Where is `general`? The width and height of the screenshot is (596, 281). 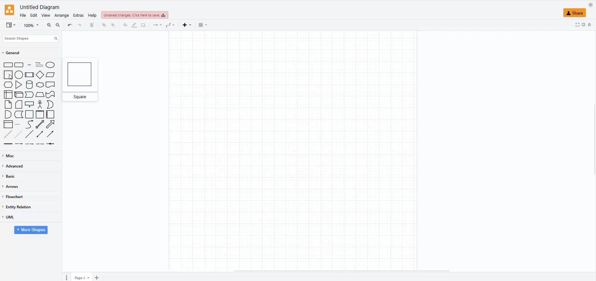
general is located at coordinates (17, 54).